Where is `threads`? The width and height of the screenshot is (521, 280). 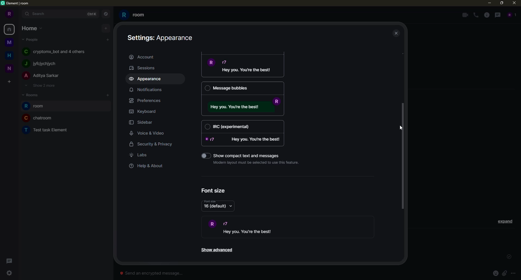 threads is located at coordinates (8, 261).